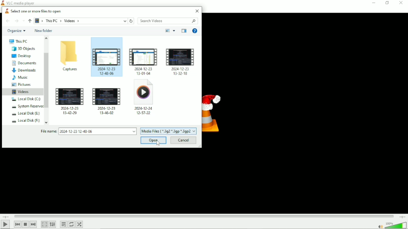 The image size is (408, 229). Describe the element at coordinates (24, 114) in the screenshot. I see `Local Disk(E:)` at that location.